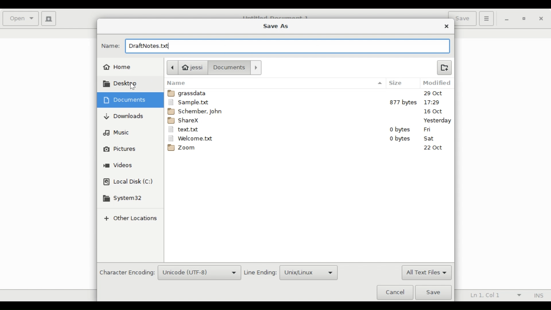 Image resolution: width=551 pixels, height=310 pixels. I want to click on Save As, so click(275, 26).